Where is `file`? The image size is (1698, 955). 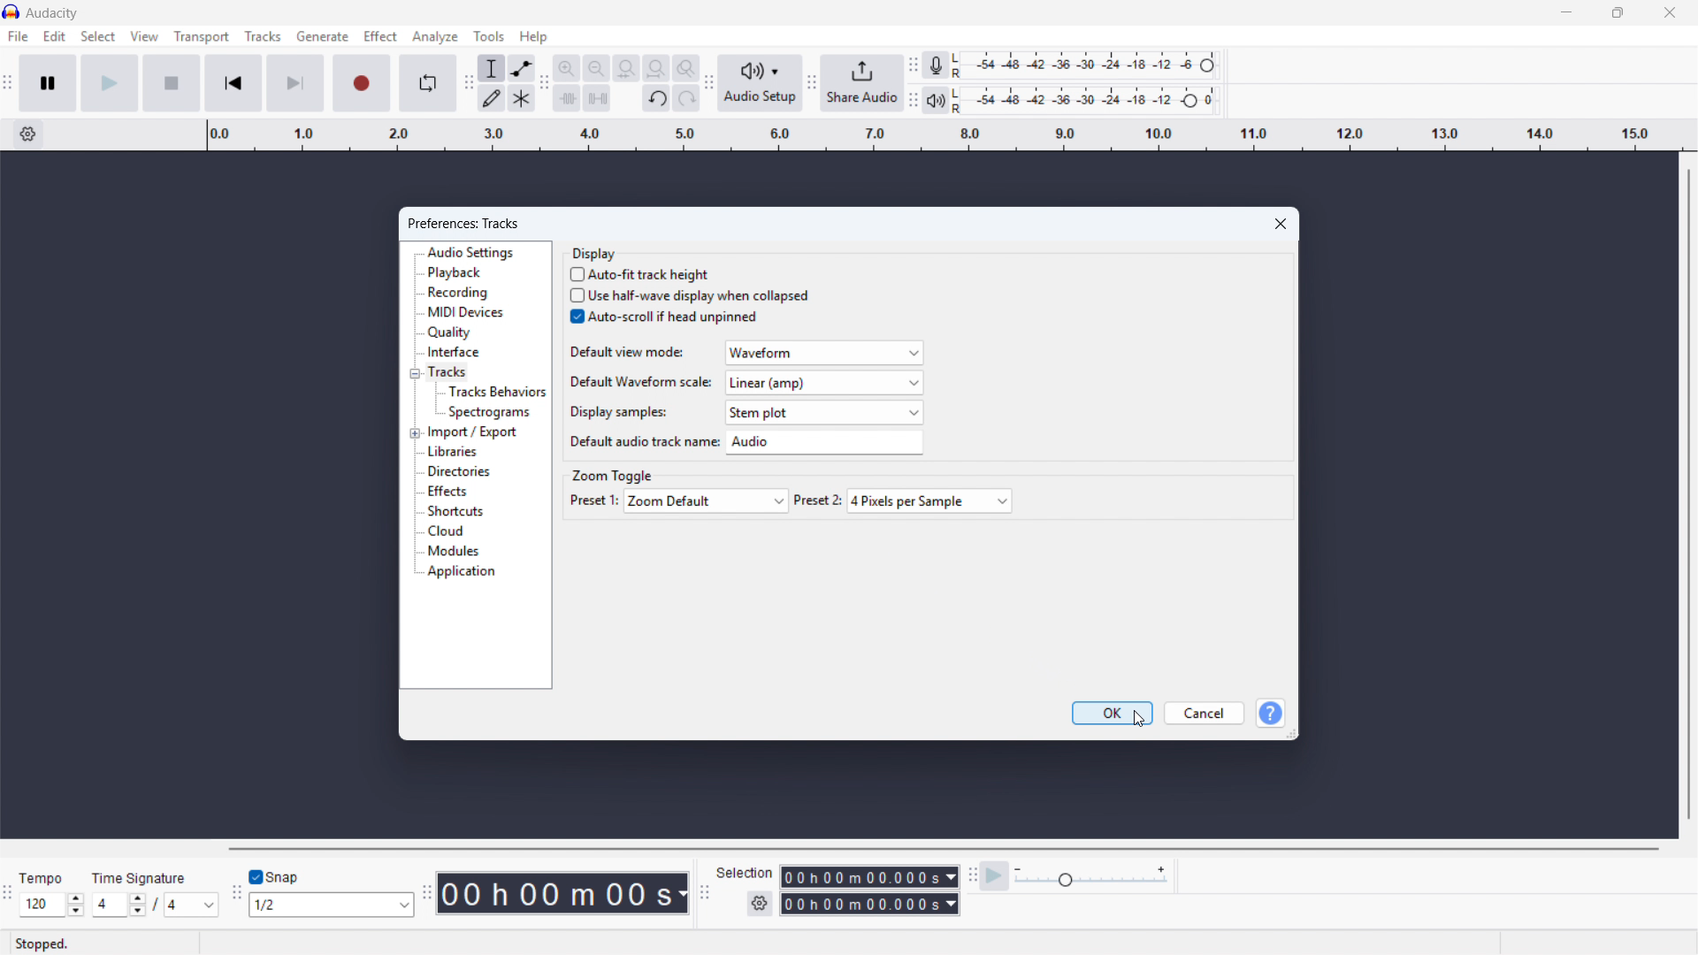 file is located at coordinates (19, 36).